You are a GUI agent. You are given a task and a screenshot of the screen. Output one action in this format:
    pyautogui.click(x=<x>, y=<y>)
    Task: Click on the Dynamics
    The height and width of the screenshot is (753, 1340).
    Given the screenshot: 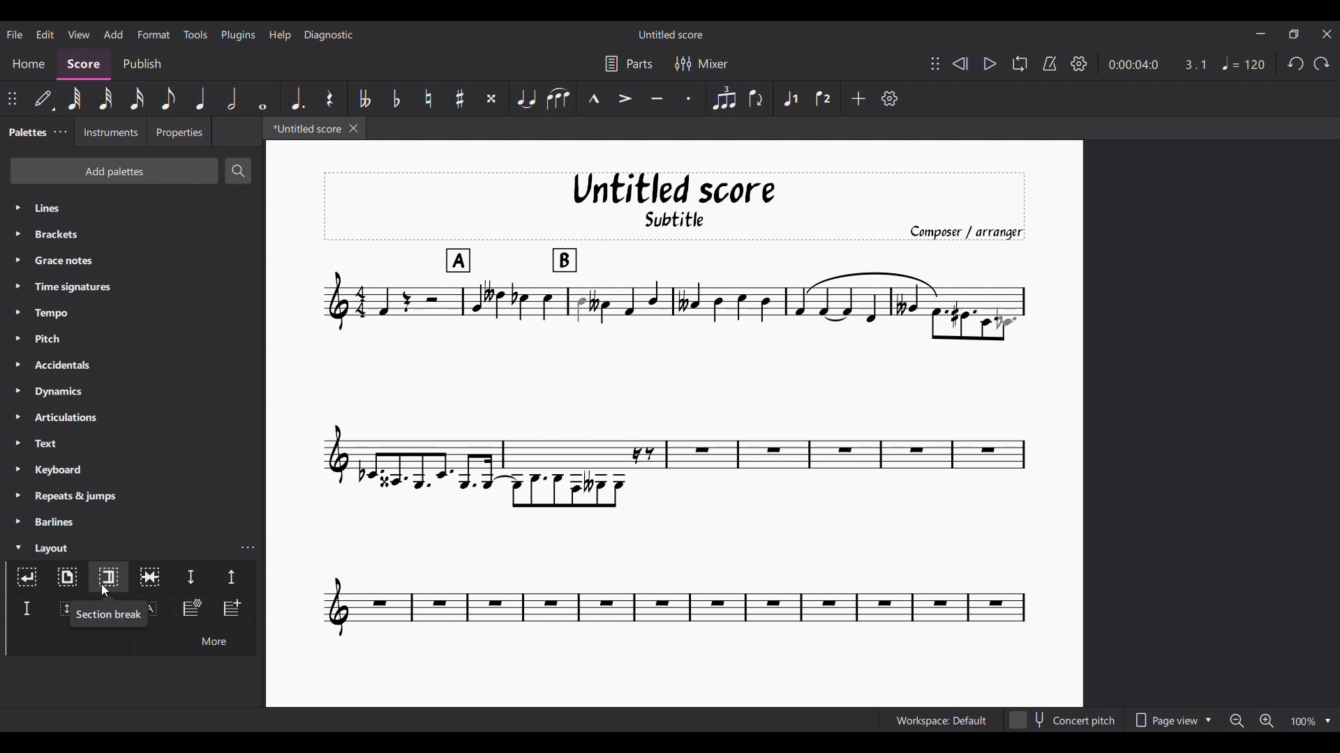 What is the action you would take?
    pyautogui.click(x=133, y=392)
    